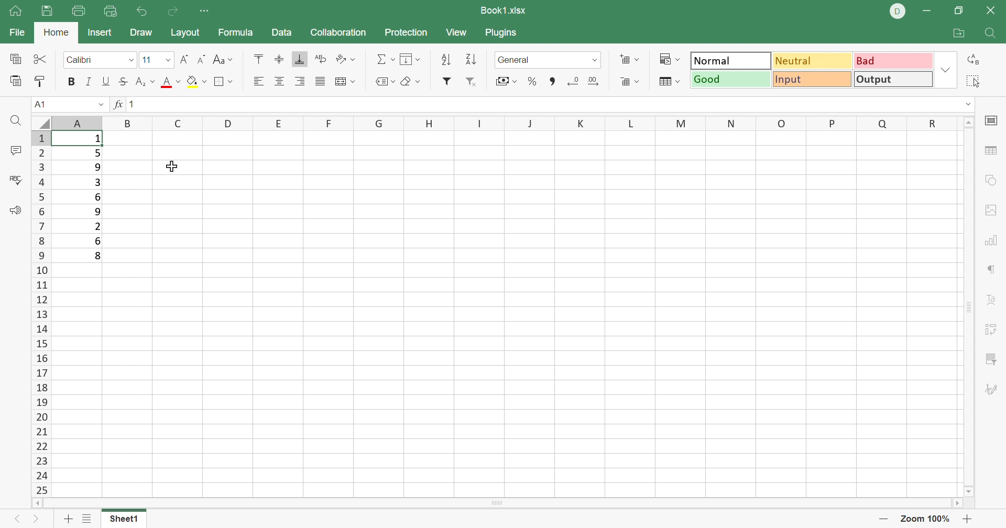 The height and width of the screenshot is (528, 1006). What do you see at coordinates (813, 60) in the screenshot?
I see `Neutral` at bounding box center [813, 60].